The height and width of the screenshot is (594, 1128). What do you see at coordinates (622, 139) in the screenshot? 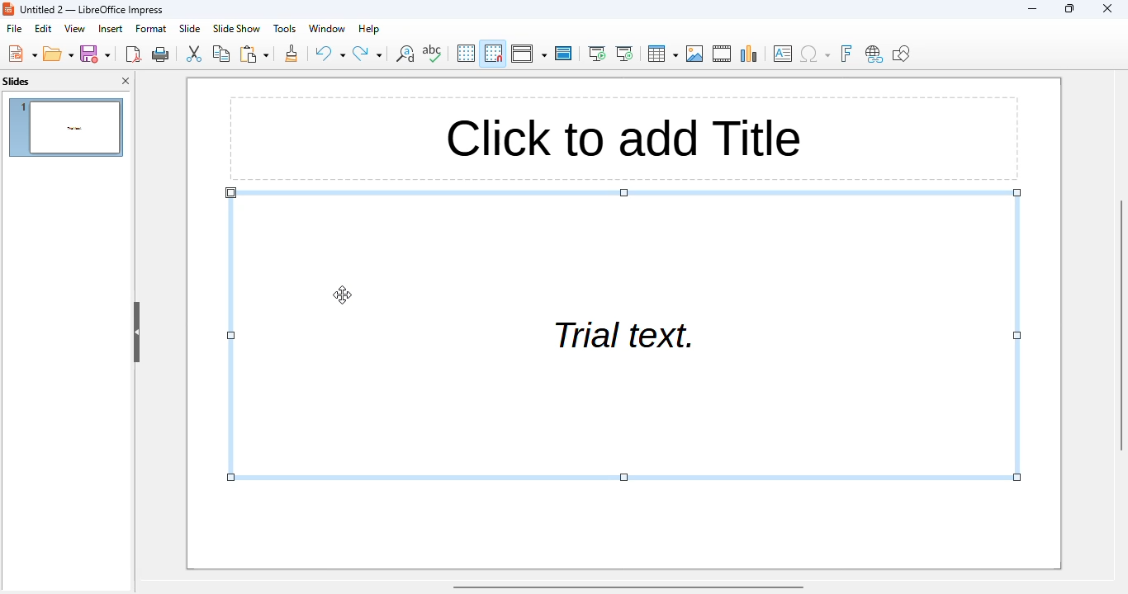
I see `Click to add title` at bounding box center [622, 139].